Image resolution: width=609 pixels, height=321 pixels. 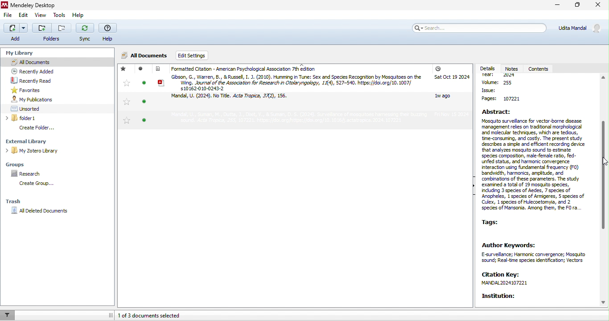 What do you see at coordinates (201, 56) in the screenshot?
I see `edit settings` at bounding box center [201, 56].